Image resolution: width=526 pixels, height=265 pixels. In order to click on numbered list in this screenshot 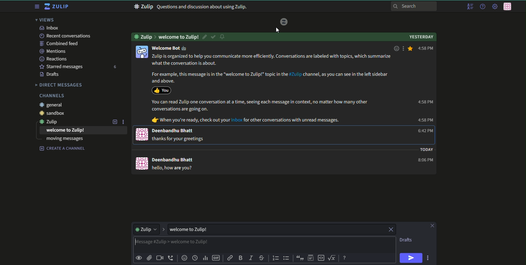, I will do `click(276, 258)`.